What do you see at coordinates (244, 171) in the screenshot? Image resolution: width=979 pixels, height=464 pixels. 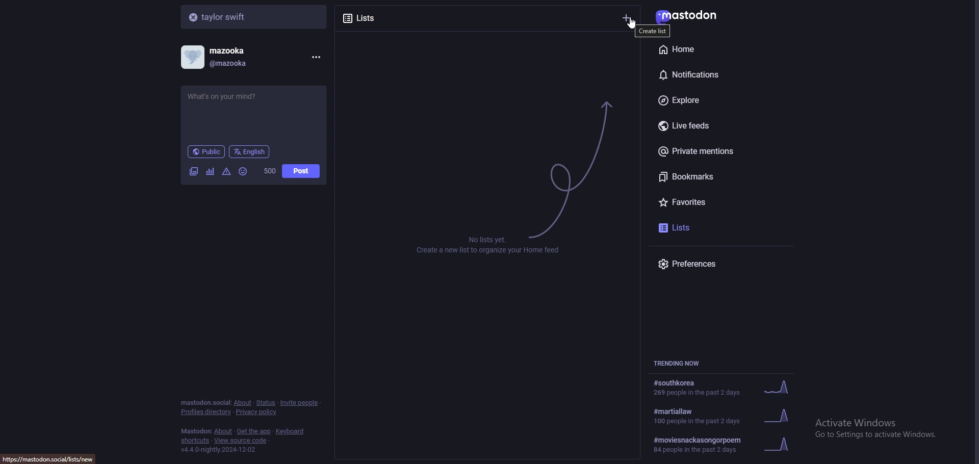 I see `emoji` at bounding box center [244, 171].